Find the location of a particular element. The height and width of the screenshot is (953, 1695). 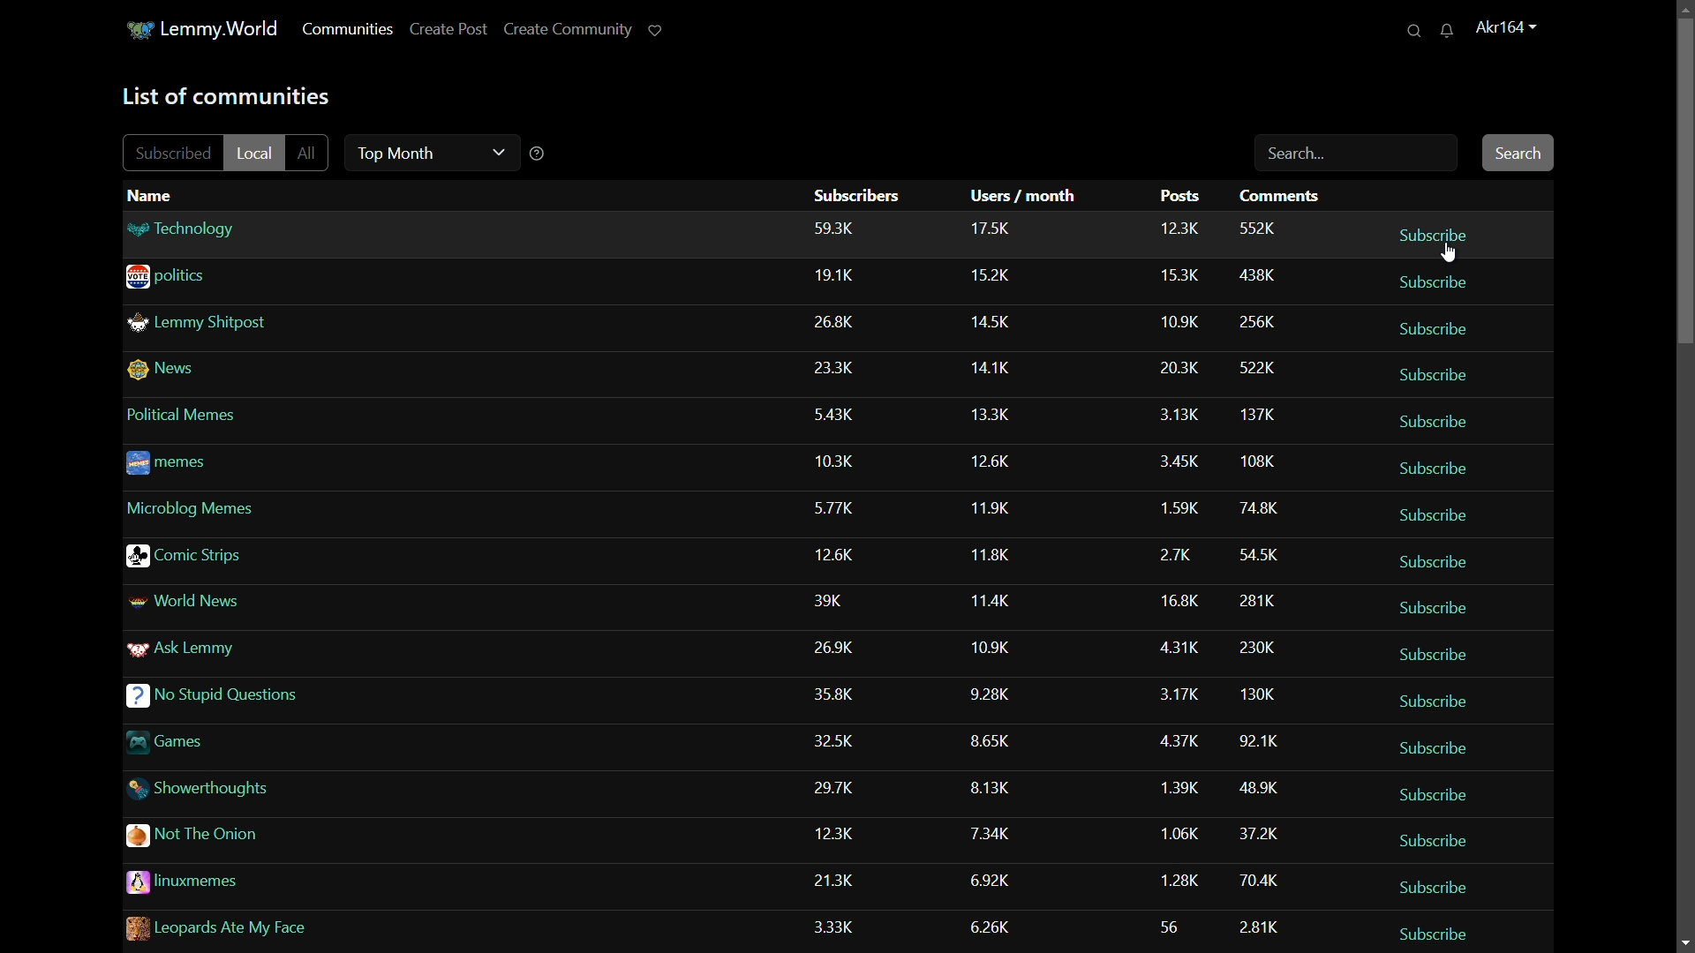

posts is located at coordinates (1178, 228).